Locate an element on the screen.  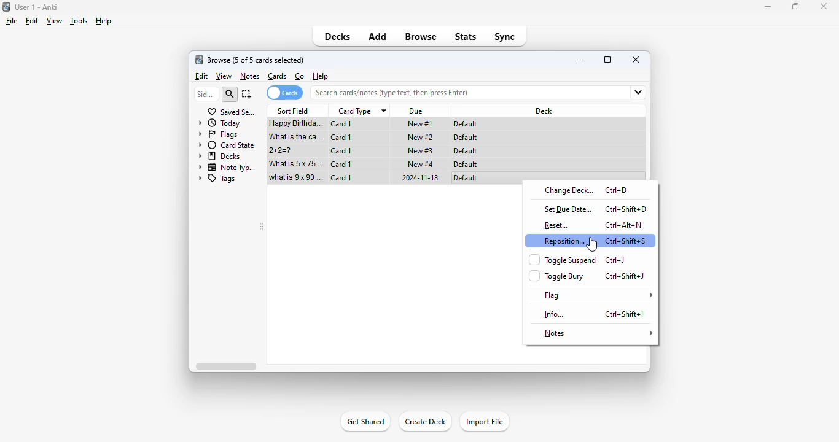
close is located at coordinates (636, 59).